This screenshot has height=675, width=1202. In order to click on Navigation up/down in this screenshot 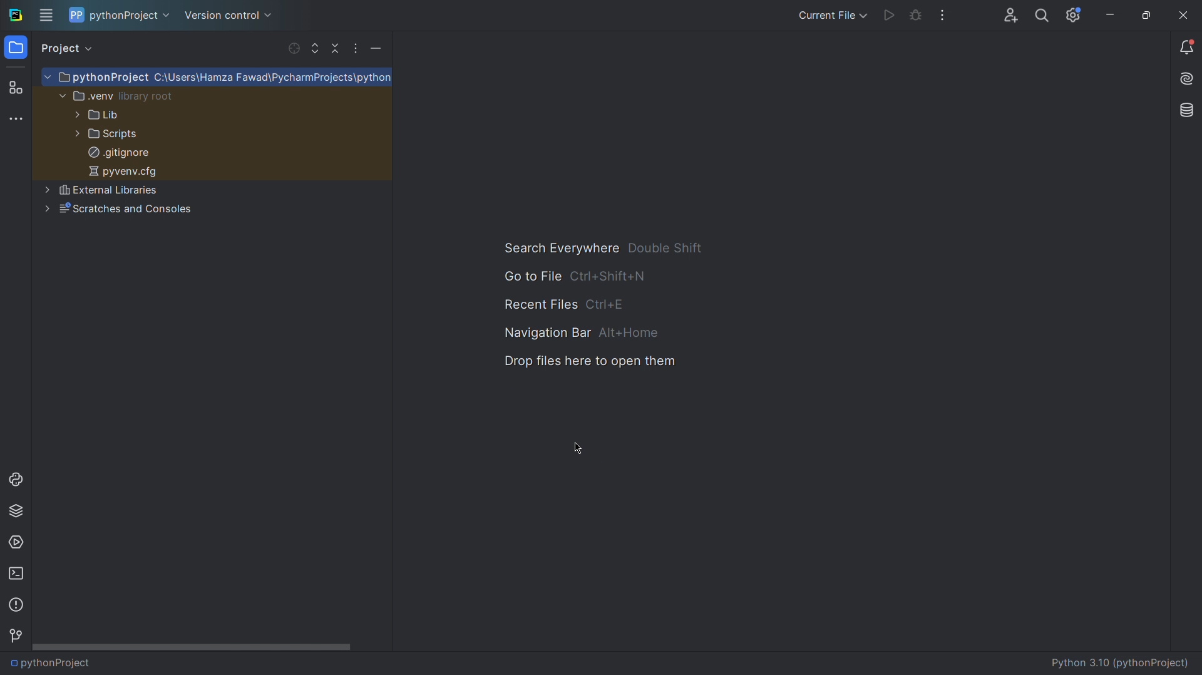, I will do `click(314, 48)`.